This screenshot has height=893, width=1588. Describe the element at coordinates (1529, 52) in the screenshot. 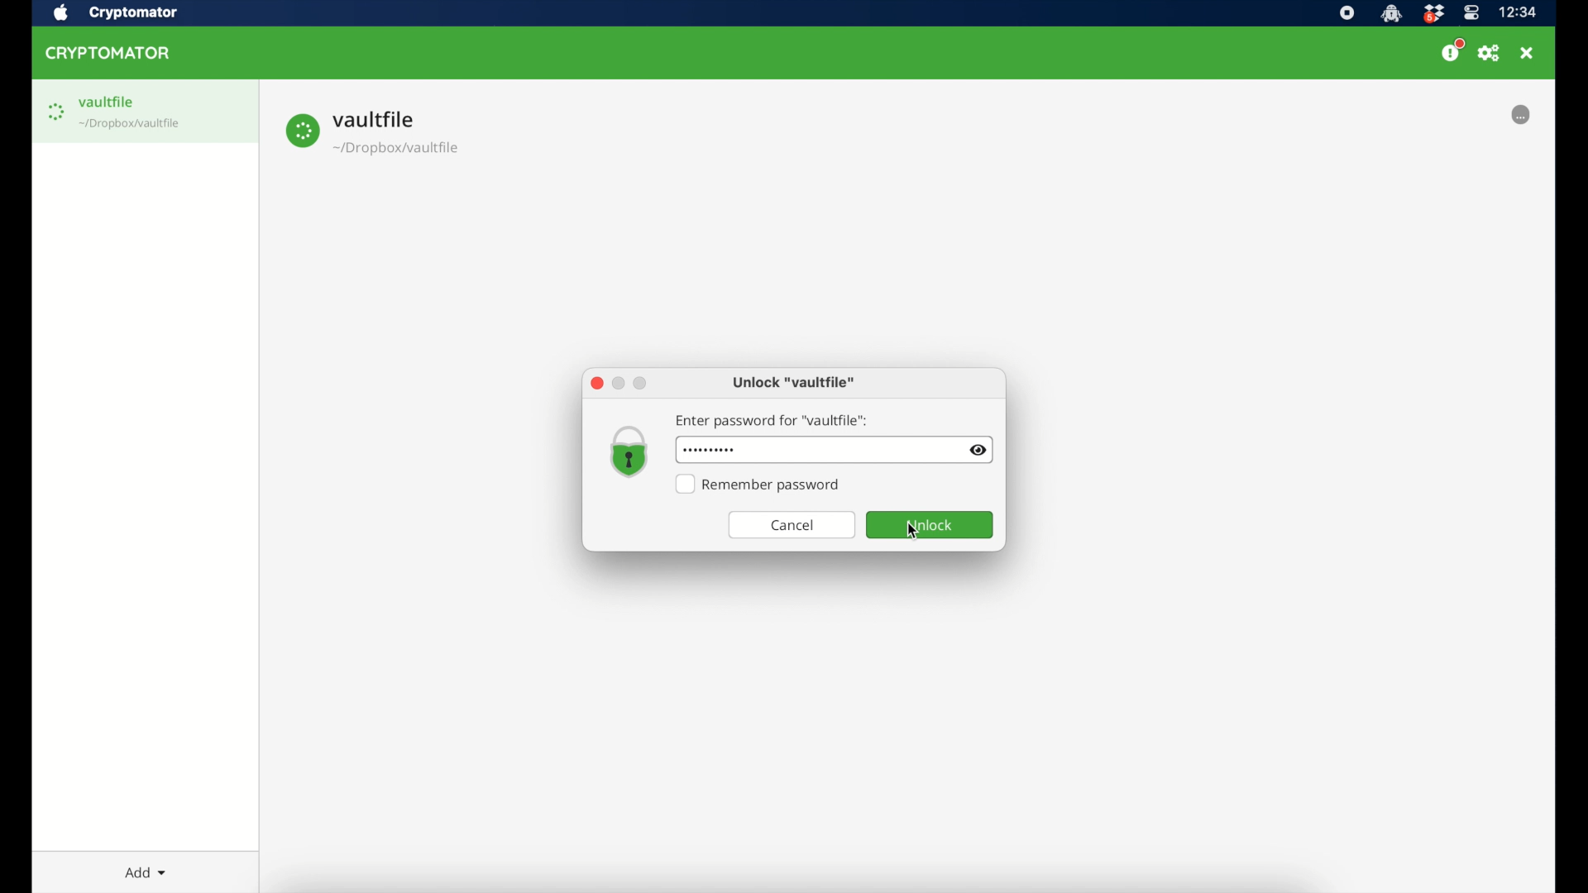

I see `close` at that location.